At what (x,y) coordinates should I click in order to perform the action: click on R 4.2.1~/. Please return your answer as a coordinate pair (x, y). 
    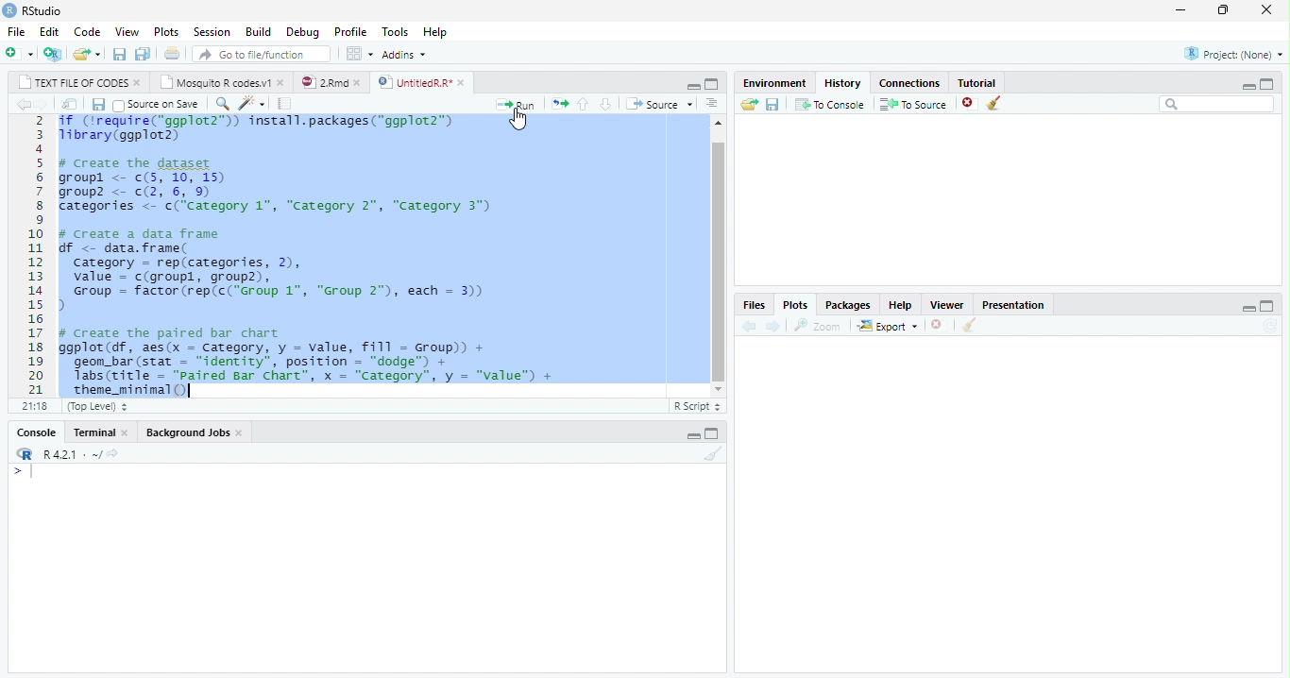
    Looking at the image, I should click on (71, 454).